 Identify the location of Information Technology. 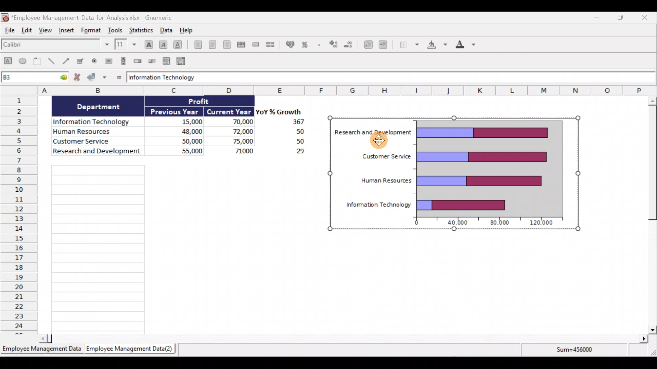
(94, 120).